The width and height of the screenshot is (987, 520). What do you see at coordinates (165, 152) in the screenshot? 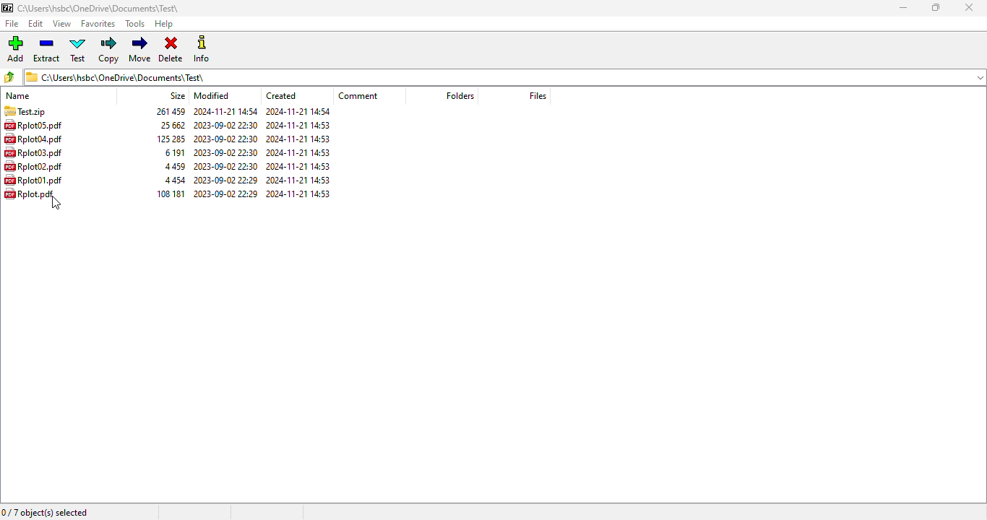
I see `6191` at bounding box center [165, 152].